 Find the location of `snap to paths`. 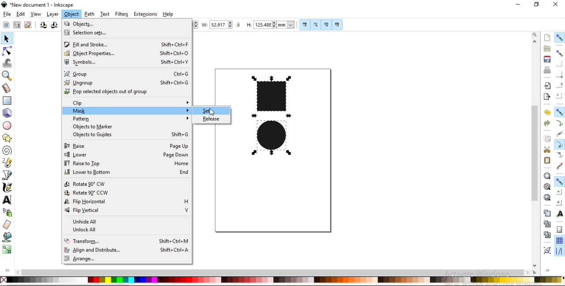

snap to paths is located at coordinates (560, 122).